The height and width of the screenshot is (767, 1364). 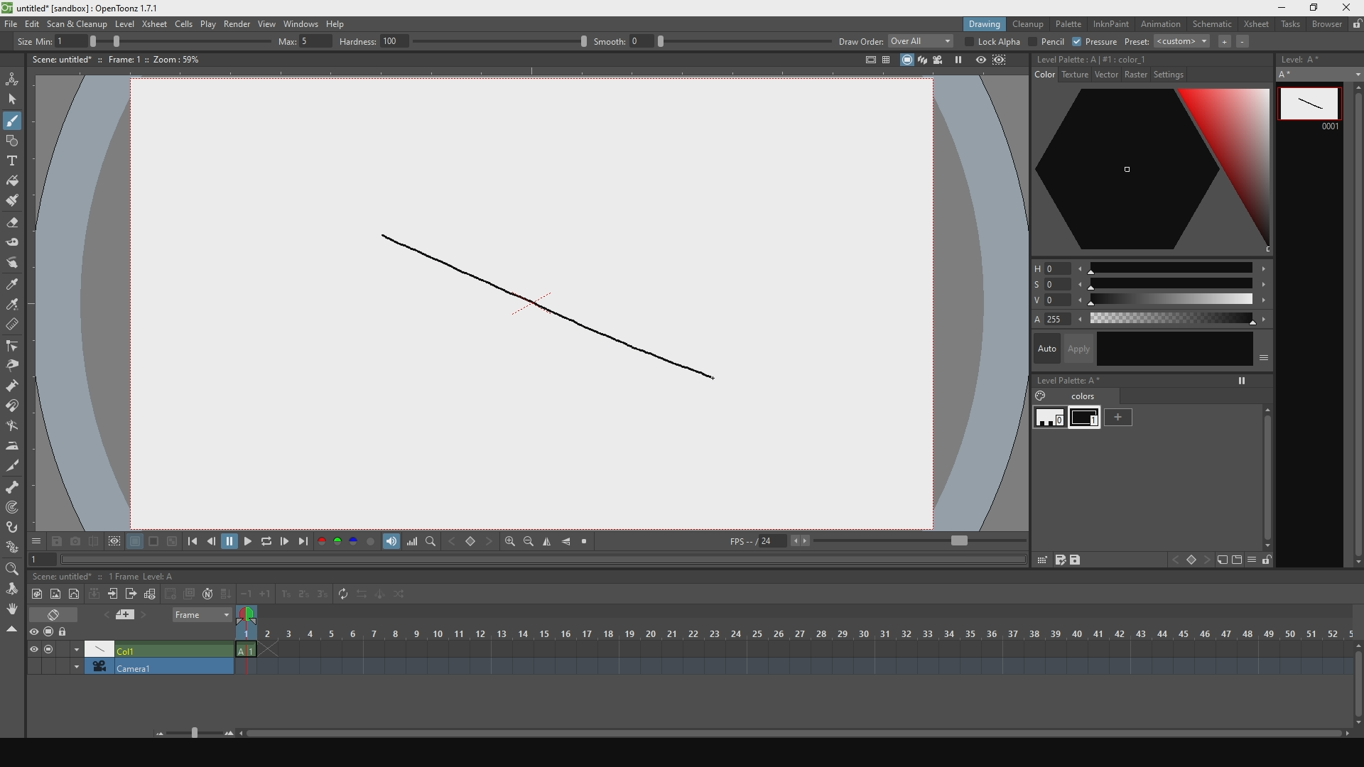 I want to click on hardness, so click(x=460, y=41).